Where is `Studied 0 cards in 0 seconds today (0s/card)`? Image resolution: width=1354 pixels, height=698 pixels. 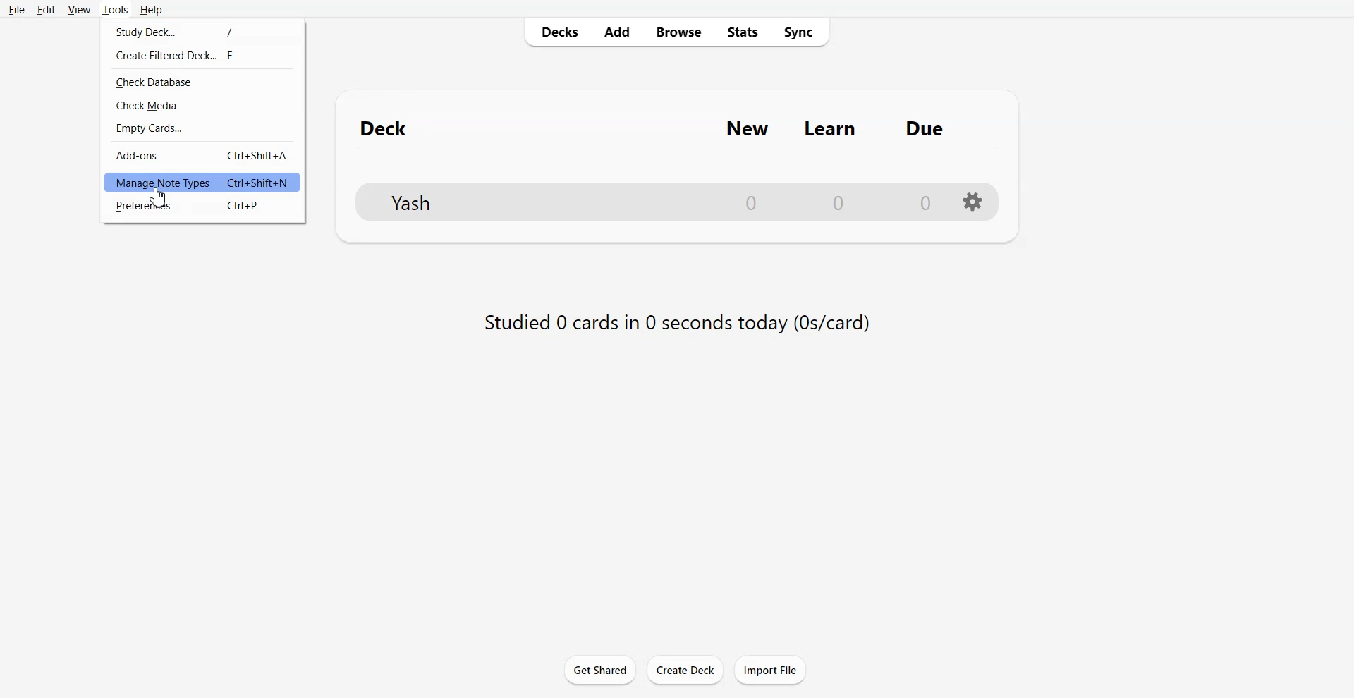
Studied 0 cards in 0 seconds today (0s/card) is located at coordinates (674, 326).